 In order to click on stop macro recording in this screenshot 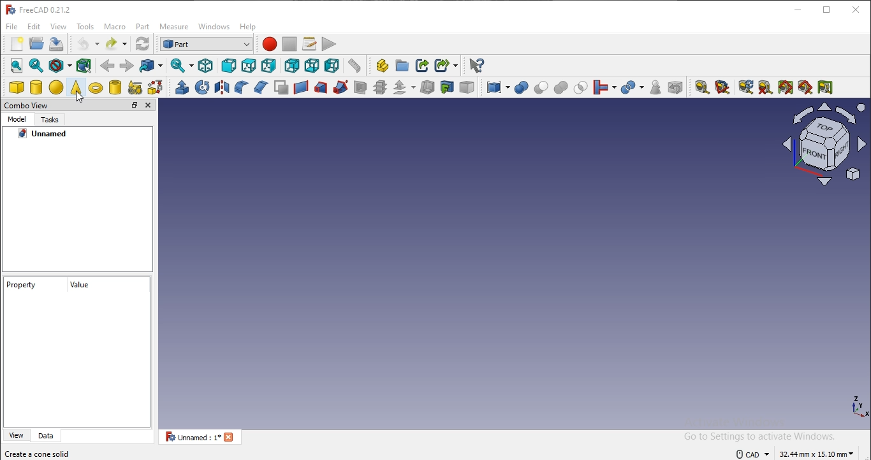, I will do `click(289, 43)`.